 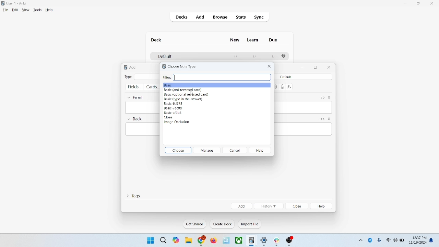 I want to click on cloze, so click(x=169, y=118).